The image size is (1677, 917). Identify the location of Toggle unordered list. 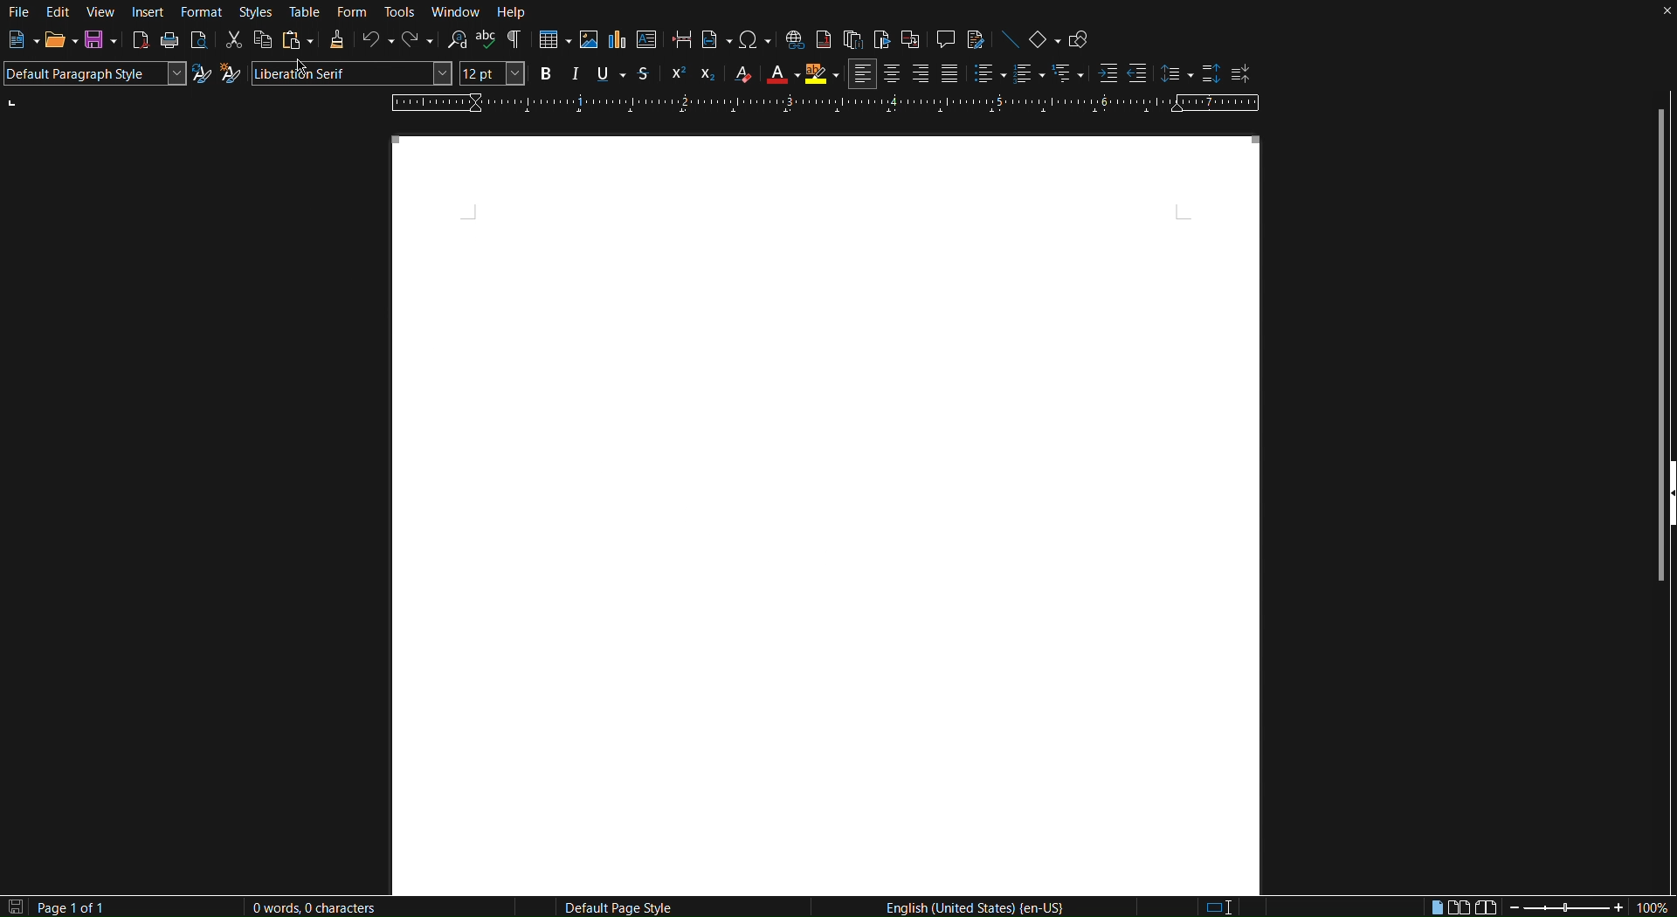
(986, 75).